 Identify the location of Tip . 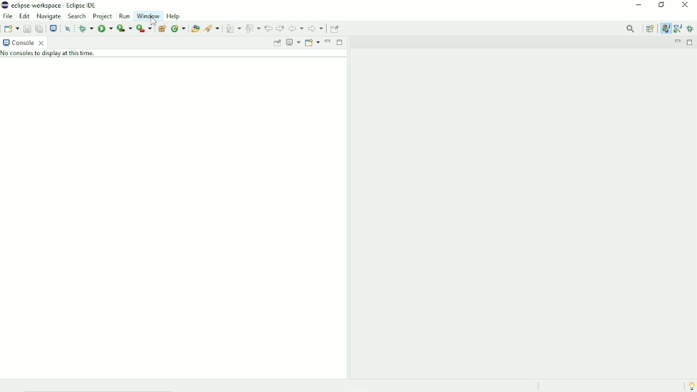
(690, 385).